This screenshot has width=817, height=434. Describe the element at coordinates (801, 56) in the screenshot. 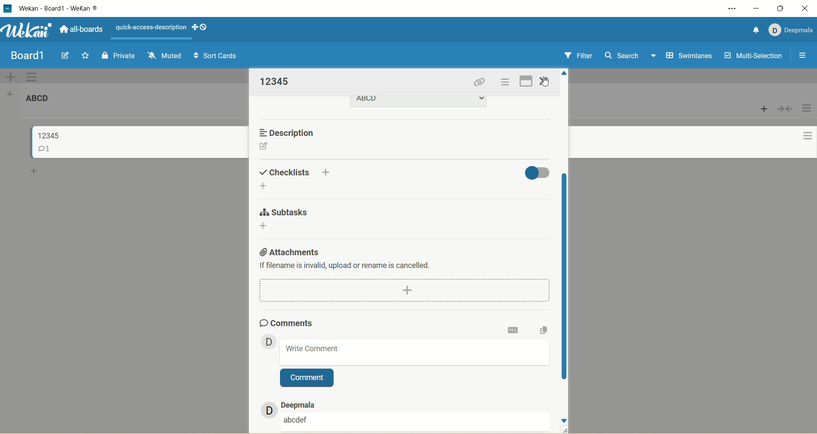

I see `open/close sidebar` at that location.